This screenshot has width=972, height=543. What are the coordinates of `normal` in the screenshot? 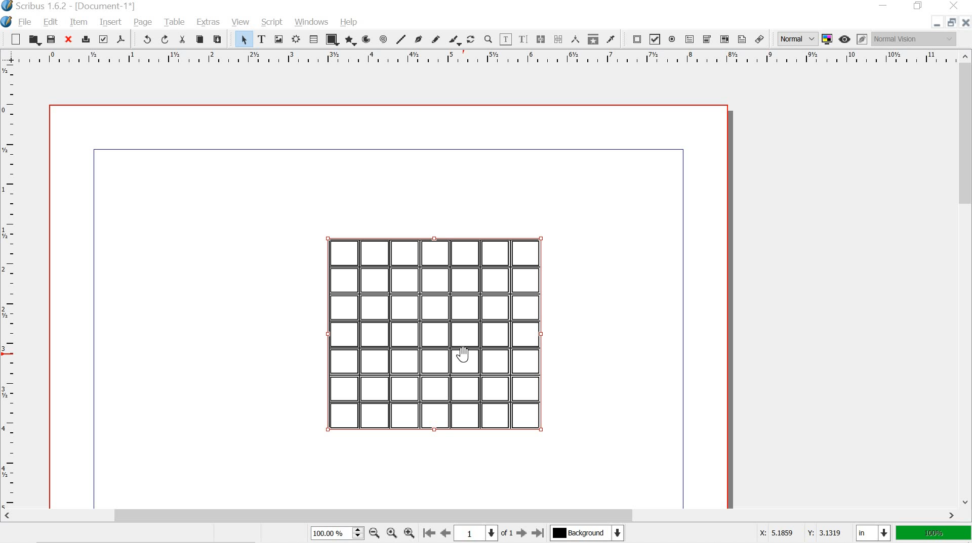 It's located at (794, 37).